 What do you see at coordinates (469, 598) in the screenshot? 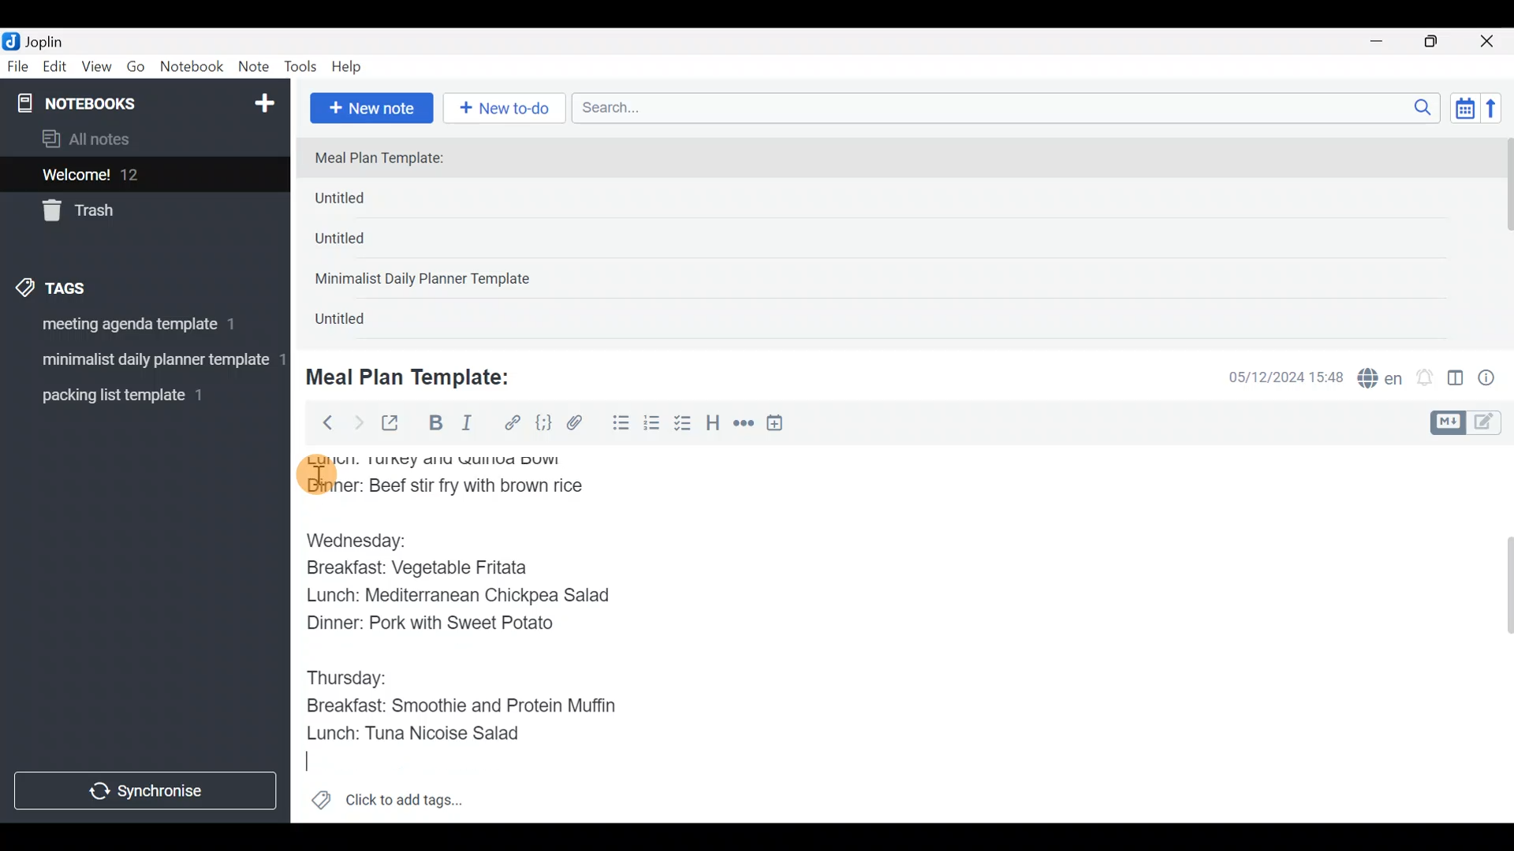
I see `Lunch: Mediterranean Chickpea Salad` at bounding box center [469, 598].